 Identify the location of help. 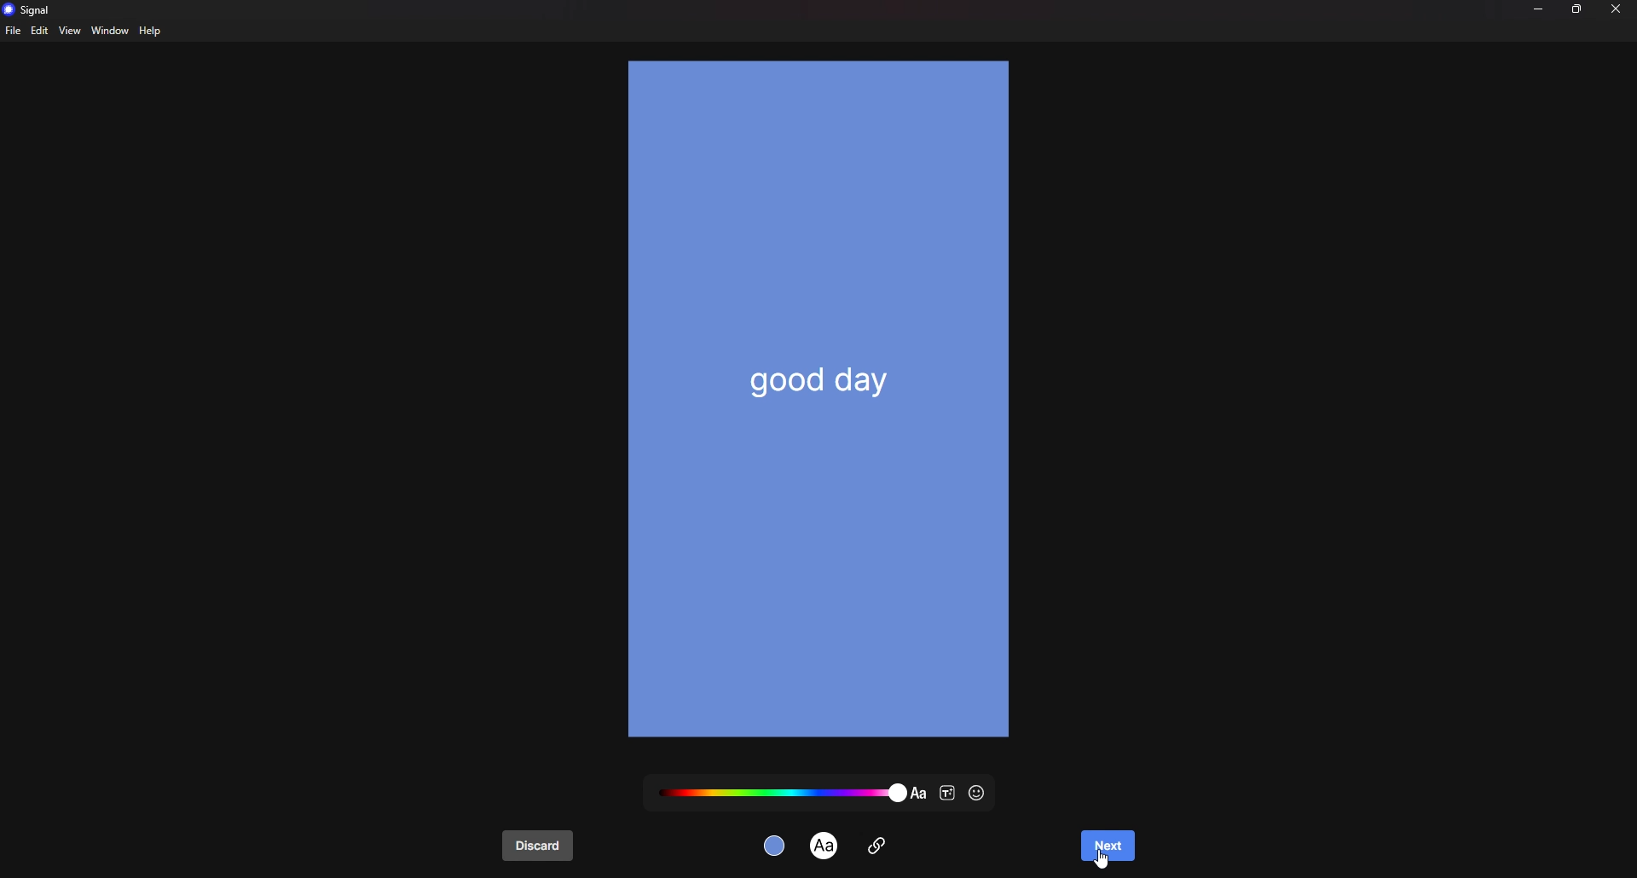
(152, 31).